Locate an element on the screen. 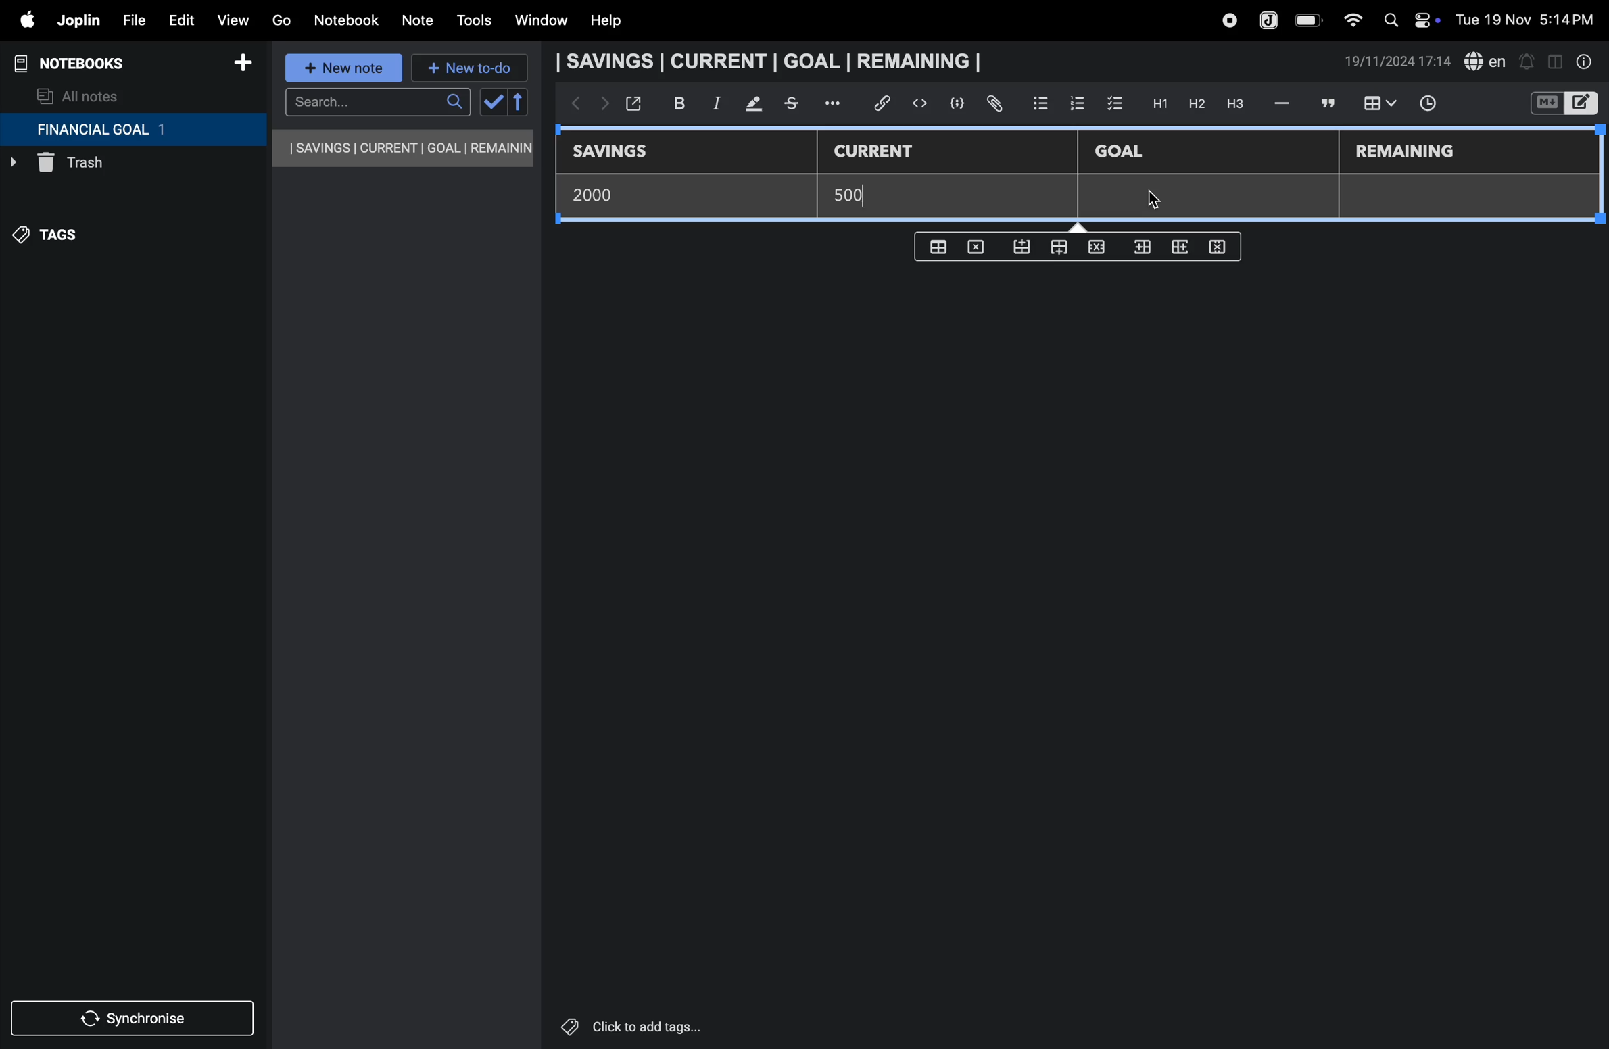 The width and height of the screenshot is (1609, 1049). bold is located at coordinates (672, 103).